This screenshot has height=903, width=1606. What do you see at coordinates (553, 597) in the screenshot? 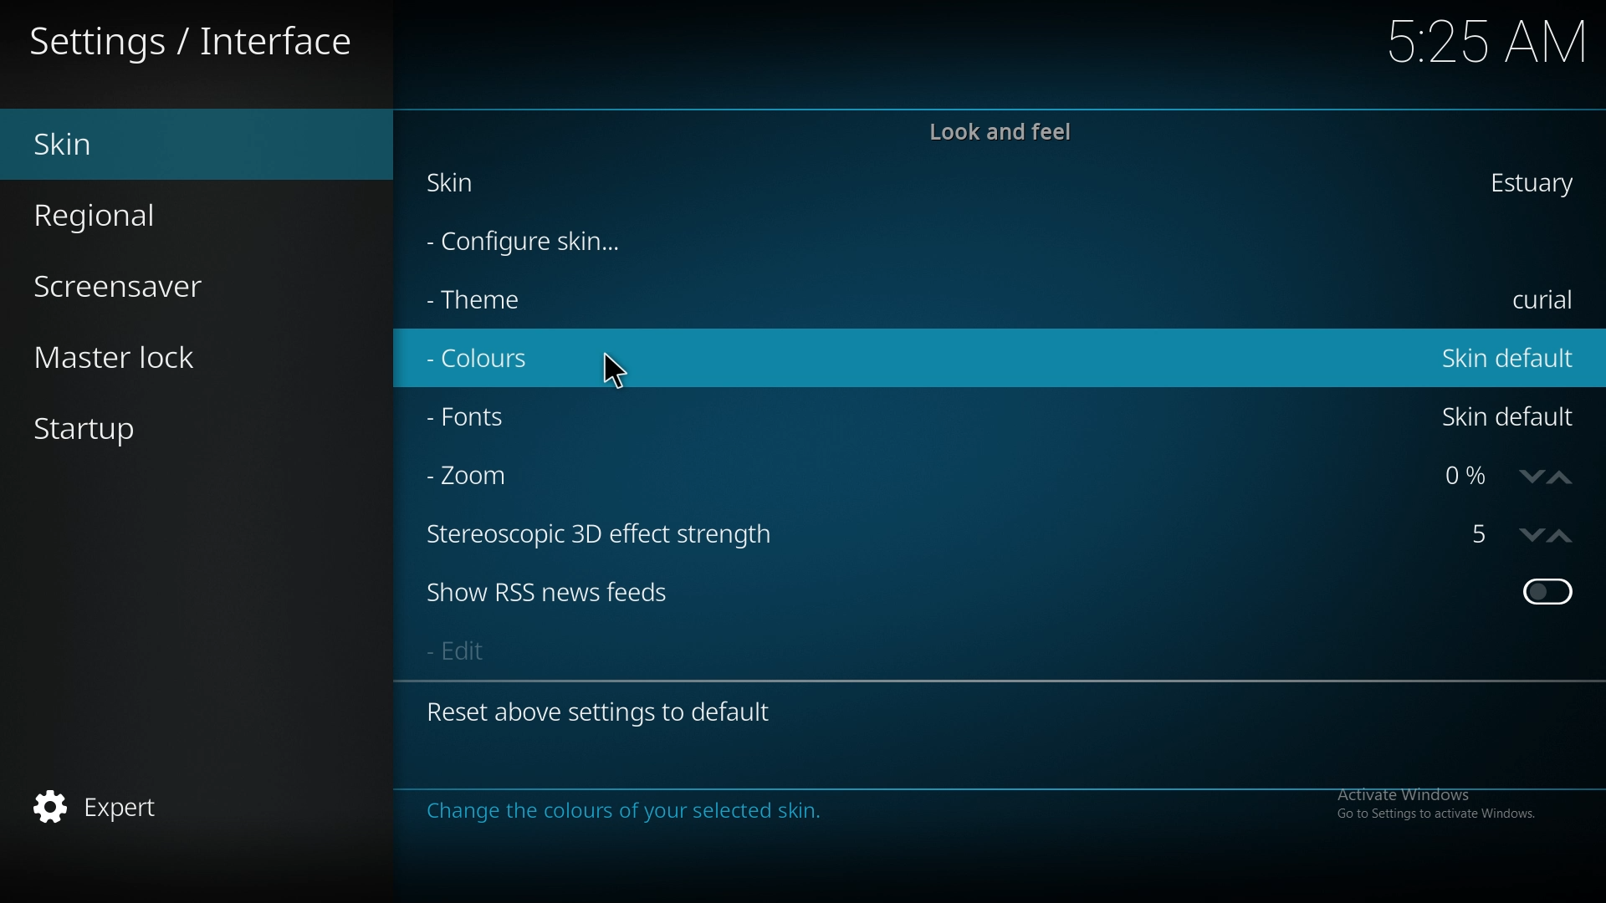
I see `show rss new feeds` at bounding box center [553, 597].